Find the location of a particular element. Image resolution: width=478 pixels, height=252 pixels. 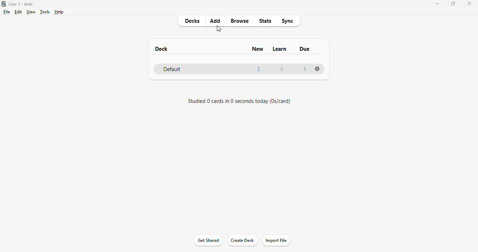

edit is located at coordinates (19, 12).